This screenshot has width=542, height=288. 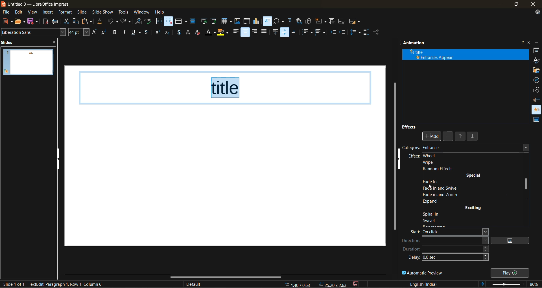 I want to click on fade in, so click(x=433, y=180).